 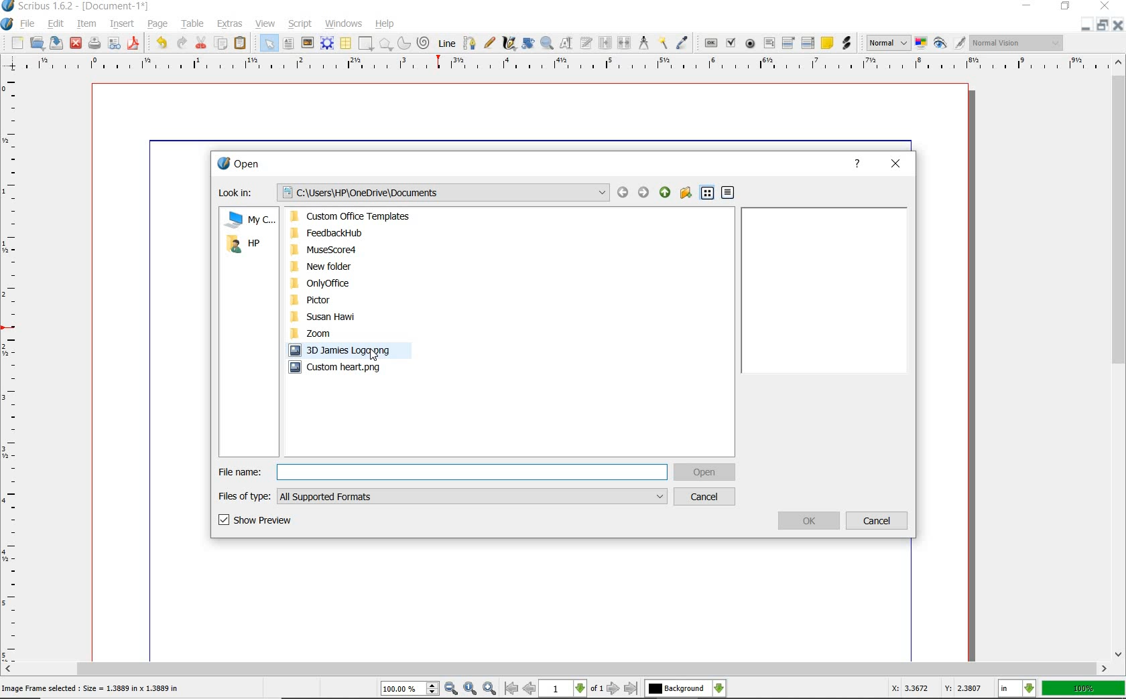 What do you see at coordinates (356, 233) in the screenshot?
I see `FeedbackHub` at bounding box center [356, 233].